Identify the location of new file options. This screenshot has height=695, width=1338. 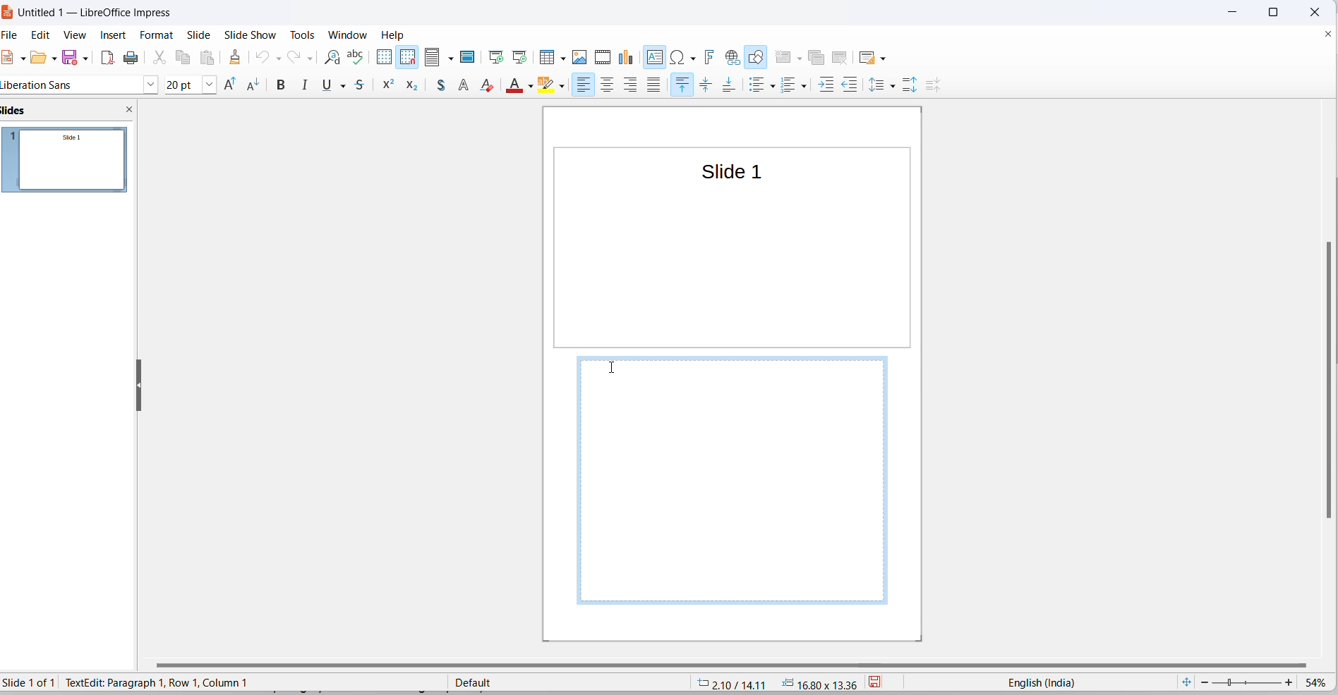
(22, 61).